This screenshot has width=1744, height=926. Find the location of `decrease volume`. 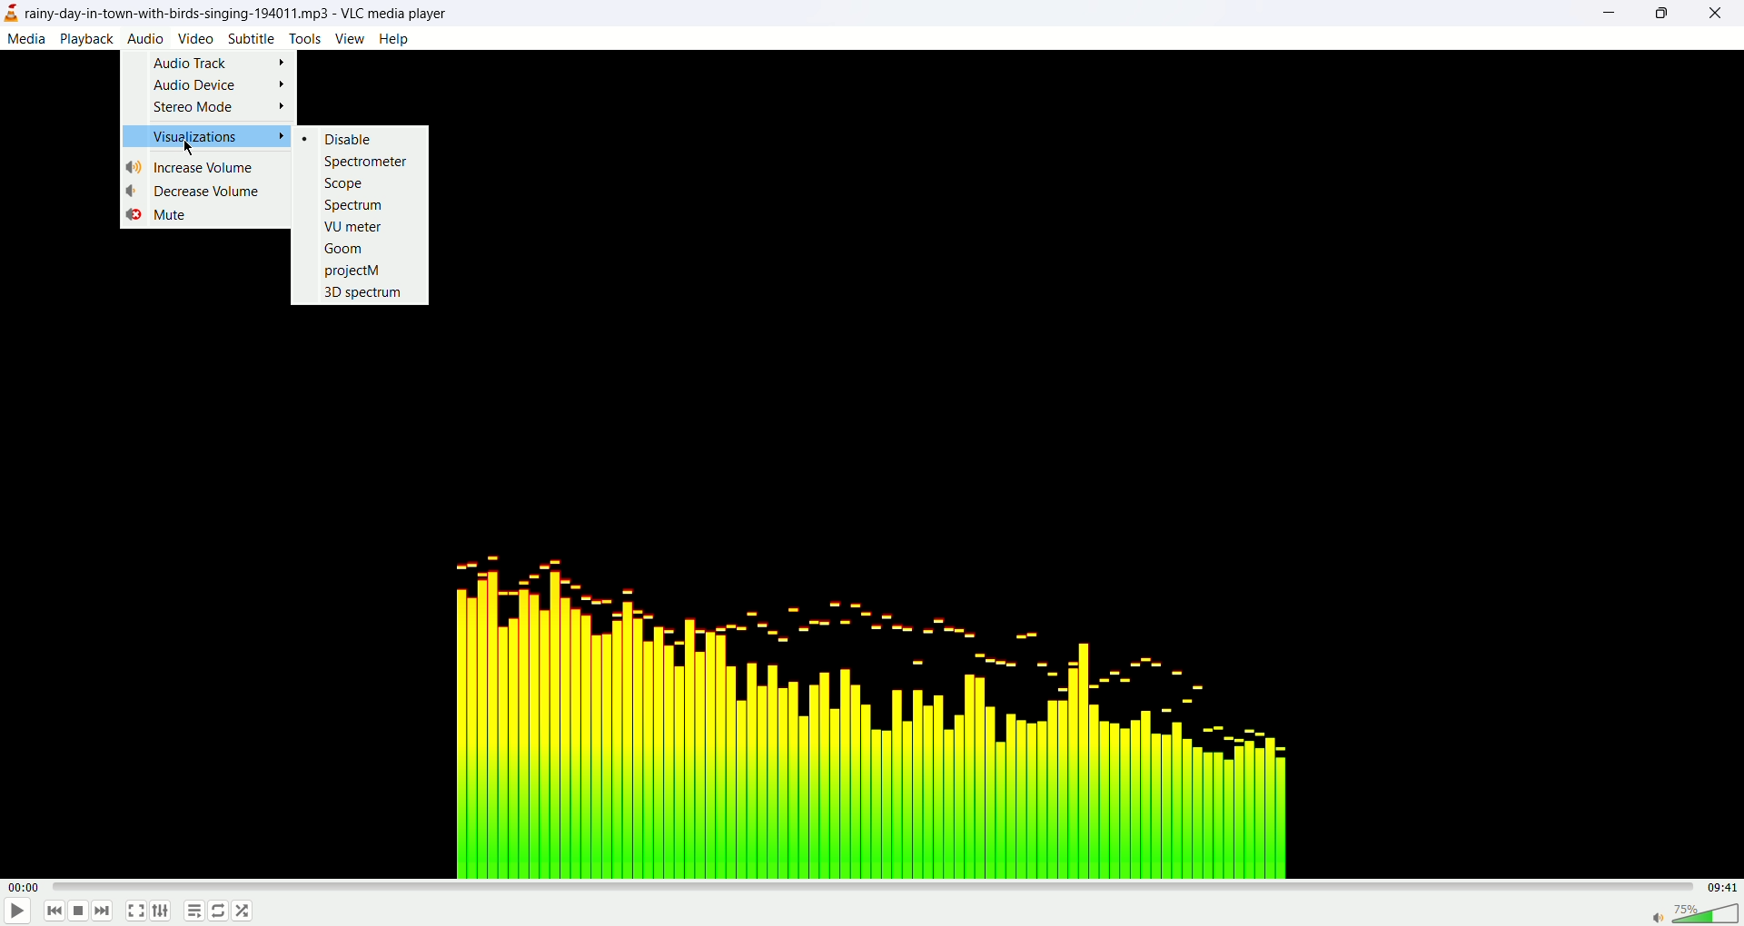

decrease volume is located at coordinates (195, 190).